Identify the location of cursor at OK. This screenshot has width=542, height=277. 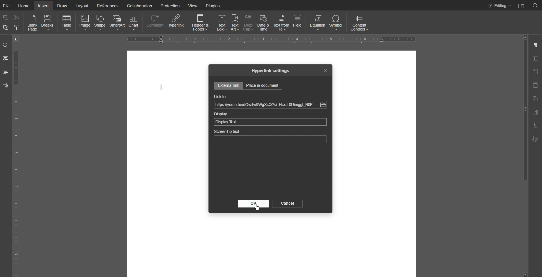
(255, 208).